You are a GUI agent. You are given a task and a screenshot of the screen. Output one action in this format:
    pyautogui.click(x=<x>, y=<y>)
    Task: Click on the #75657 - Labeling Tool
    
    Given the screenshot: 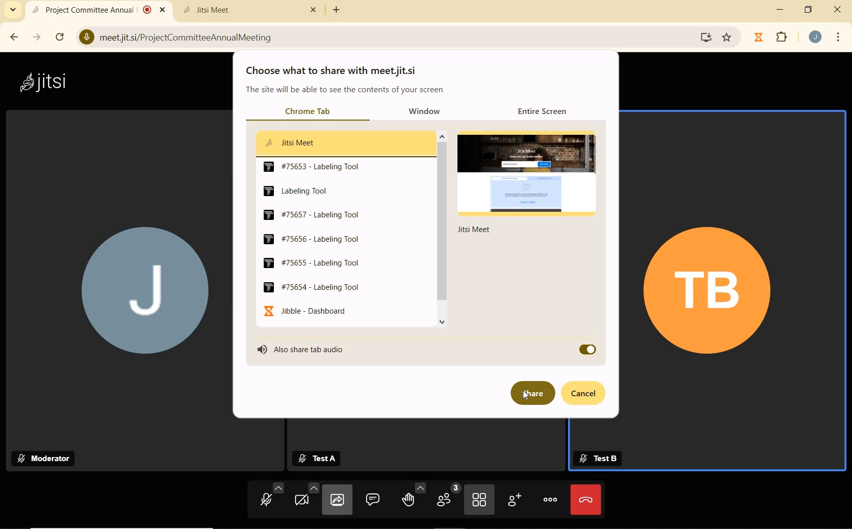 What is the action you would take?
    pyautogui.click(x=312, y=214)
    